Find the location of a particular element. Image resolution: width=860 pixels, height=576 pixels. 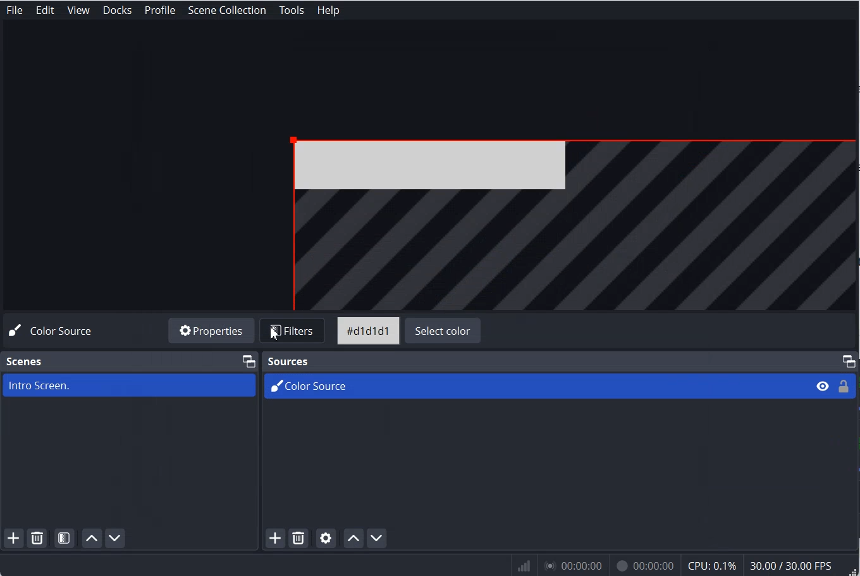

View is located at coordinates (79, 10).